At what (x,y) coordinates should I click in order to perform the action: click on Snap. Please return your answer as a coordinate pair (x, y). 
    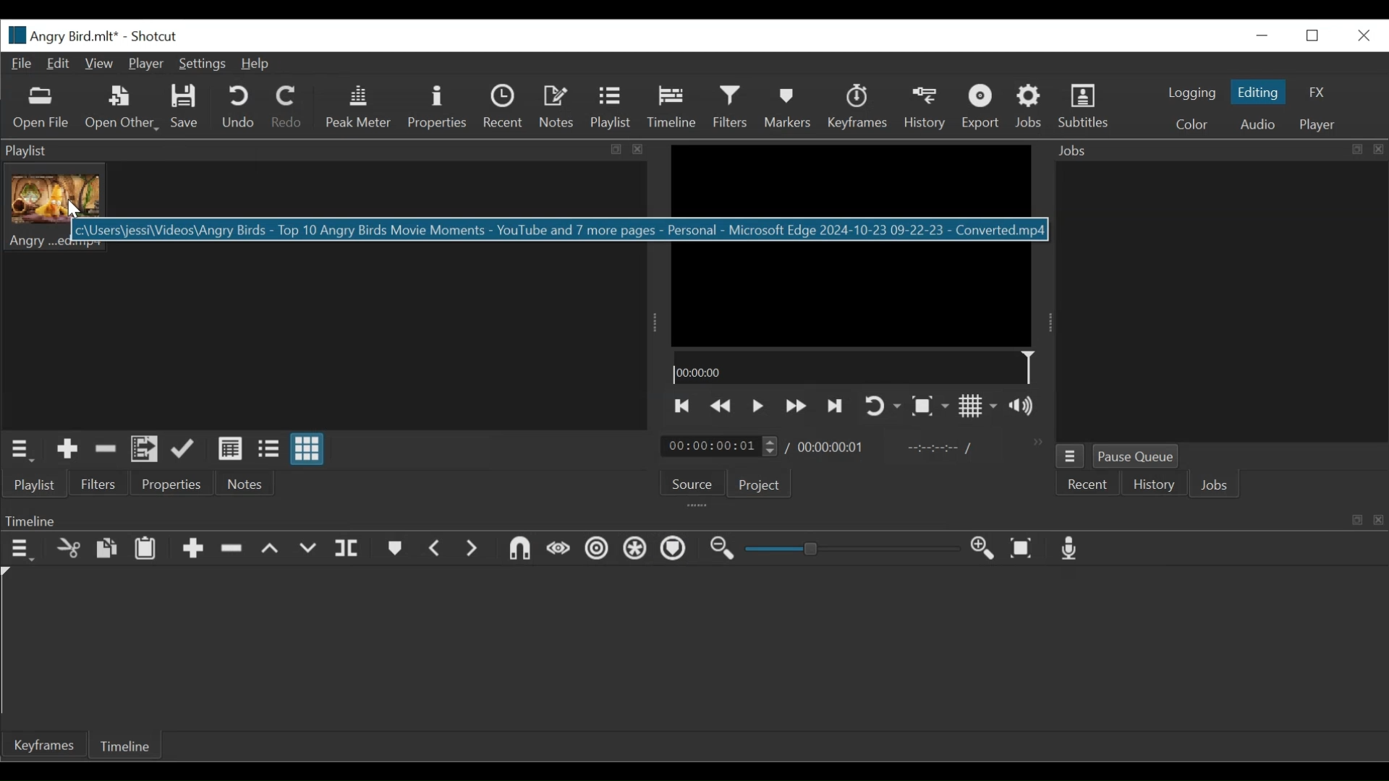
    Looking at the image, I should click on (519, 550).